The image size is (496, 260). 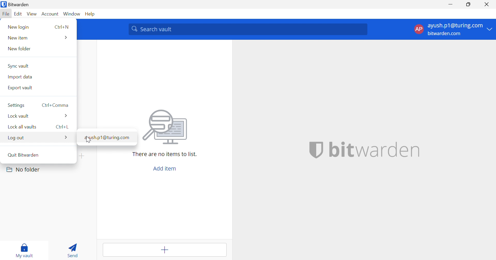 I want to click on create folder, so click(x=83, y=156).